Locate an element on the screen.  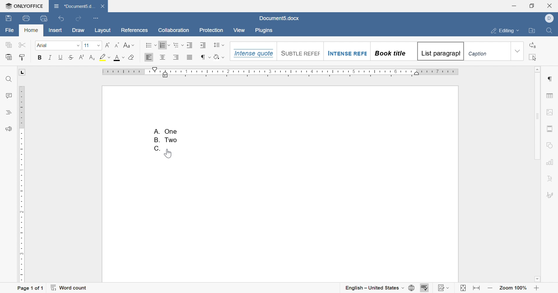
word count is located at coordinates (69, 287).